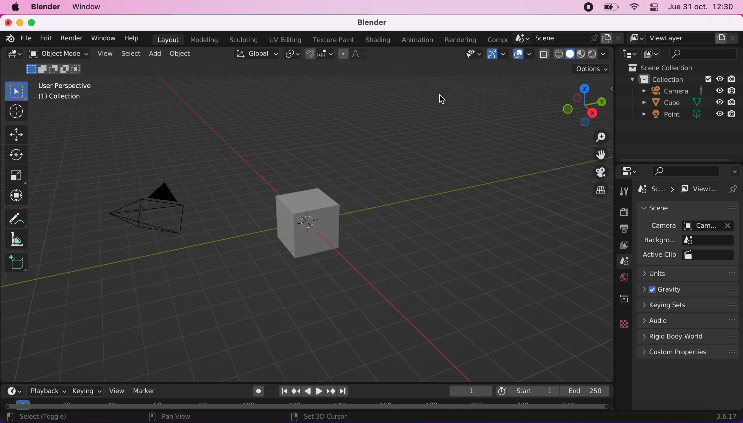 This screenshot has width=743, height=423. Describe the element at coordinates (711, 254) in the screenshot. I see `active clip` at that location.